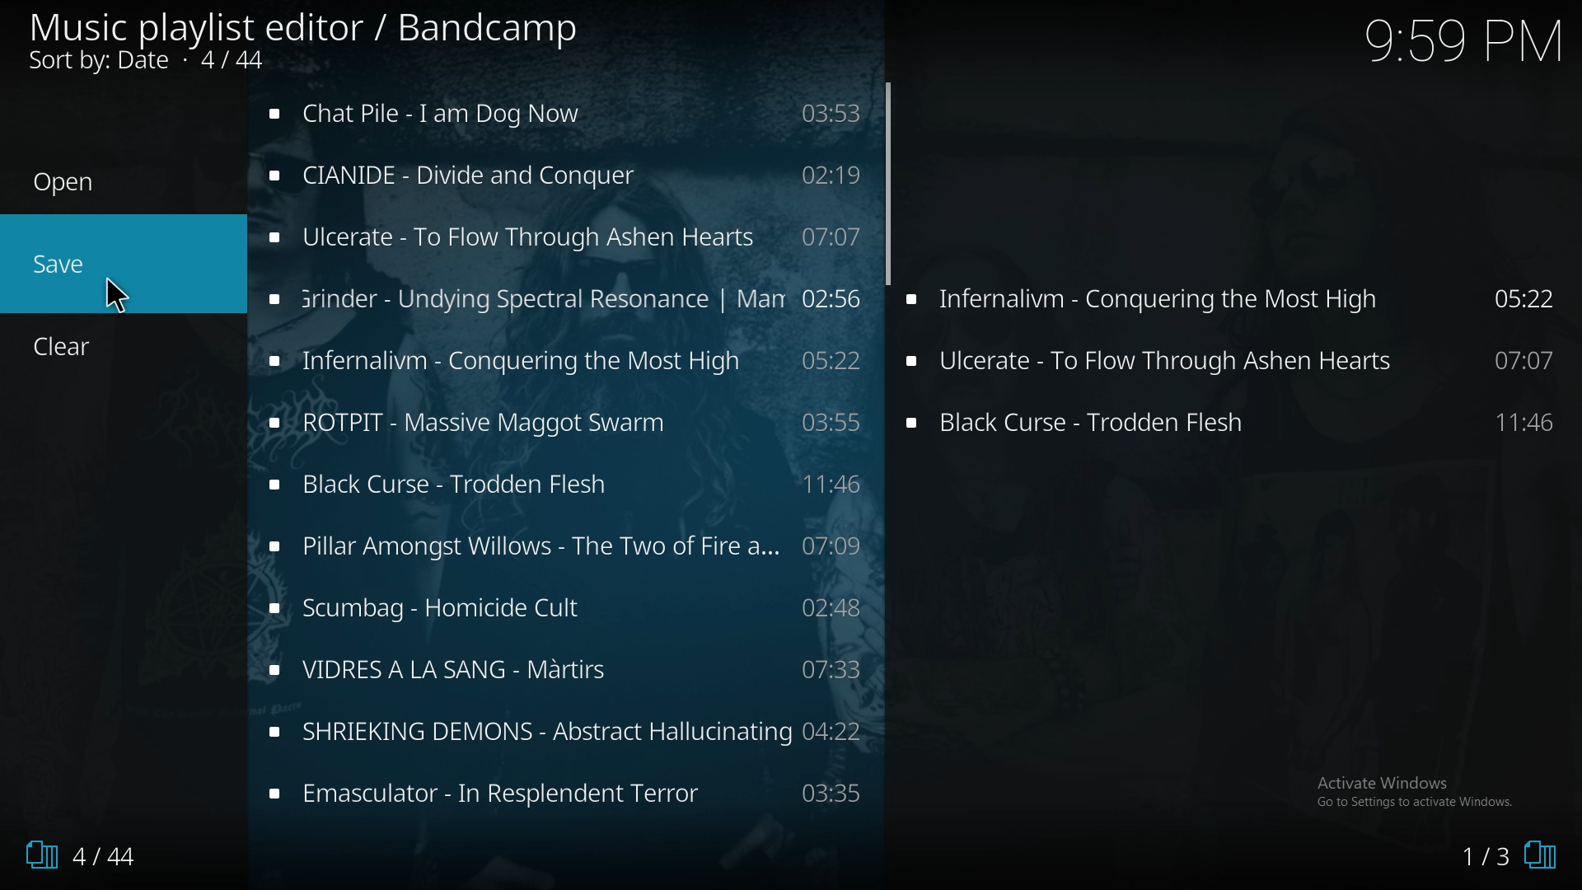  What do you see at coordinates (1416, 789) in the screenshot?
I see `Activate Windows
Go to Settings to activate Windows.` at bounding box center [1416, 789].